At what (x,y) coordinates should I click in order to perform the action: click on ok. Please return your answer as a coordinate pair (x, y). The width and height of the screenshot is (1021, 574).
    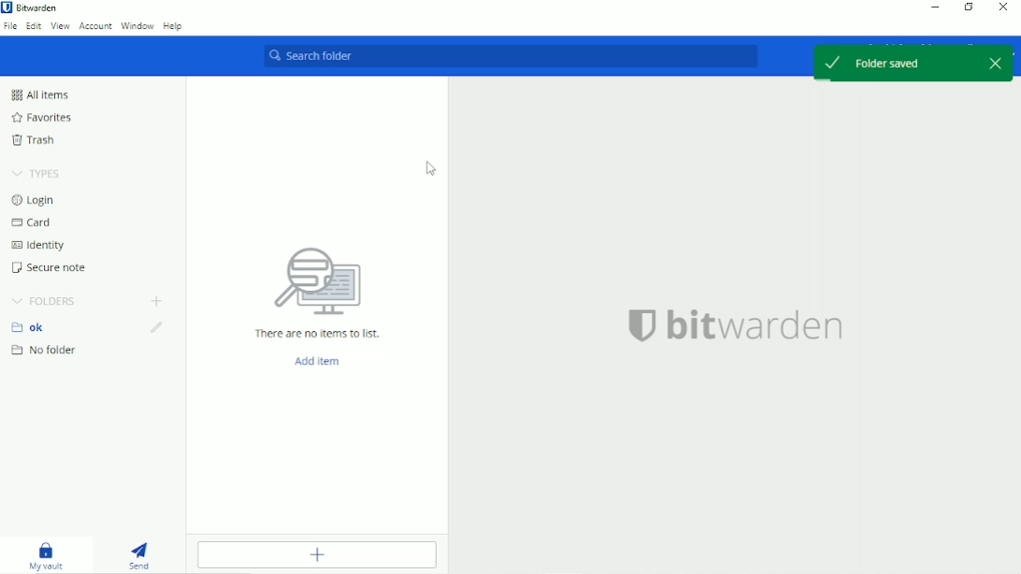
    Looking at the image, I should click on (34, 327).